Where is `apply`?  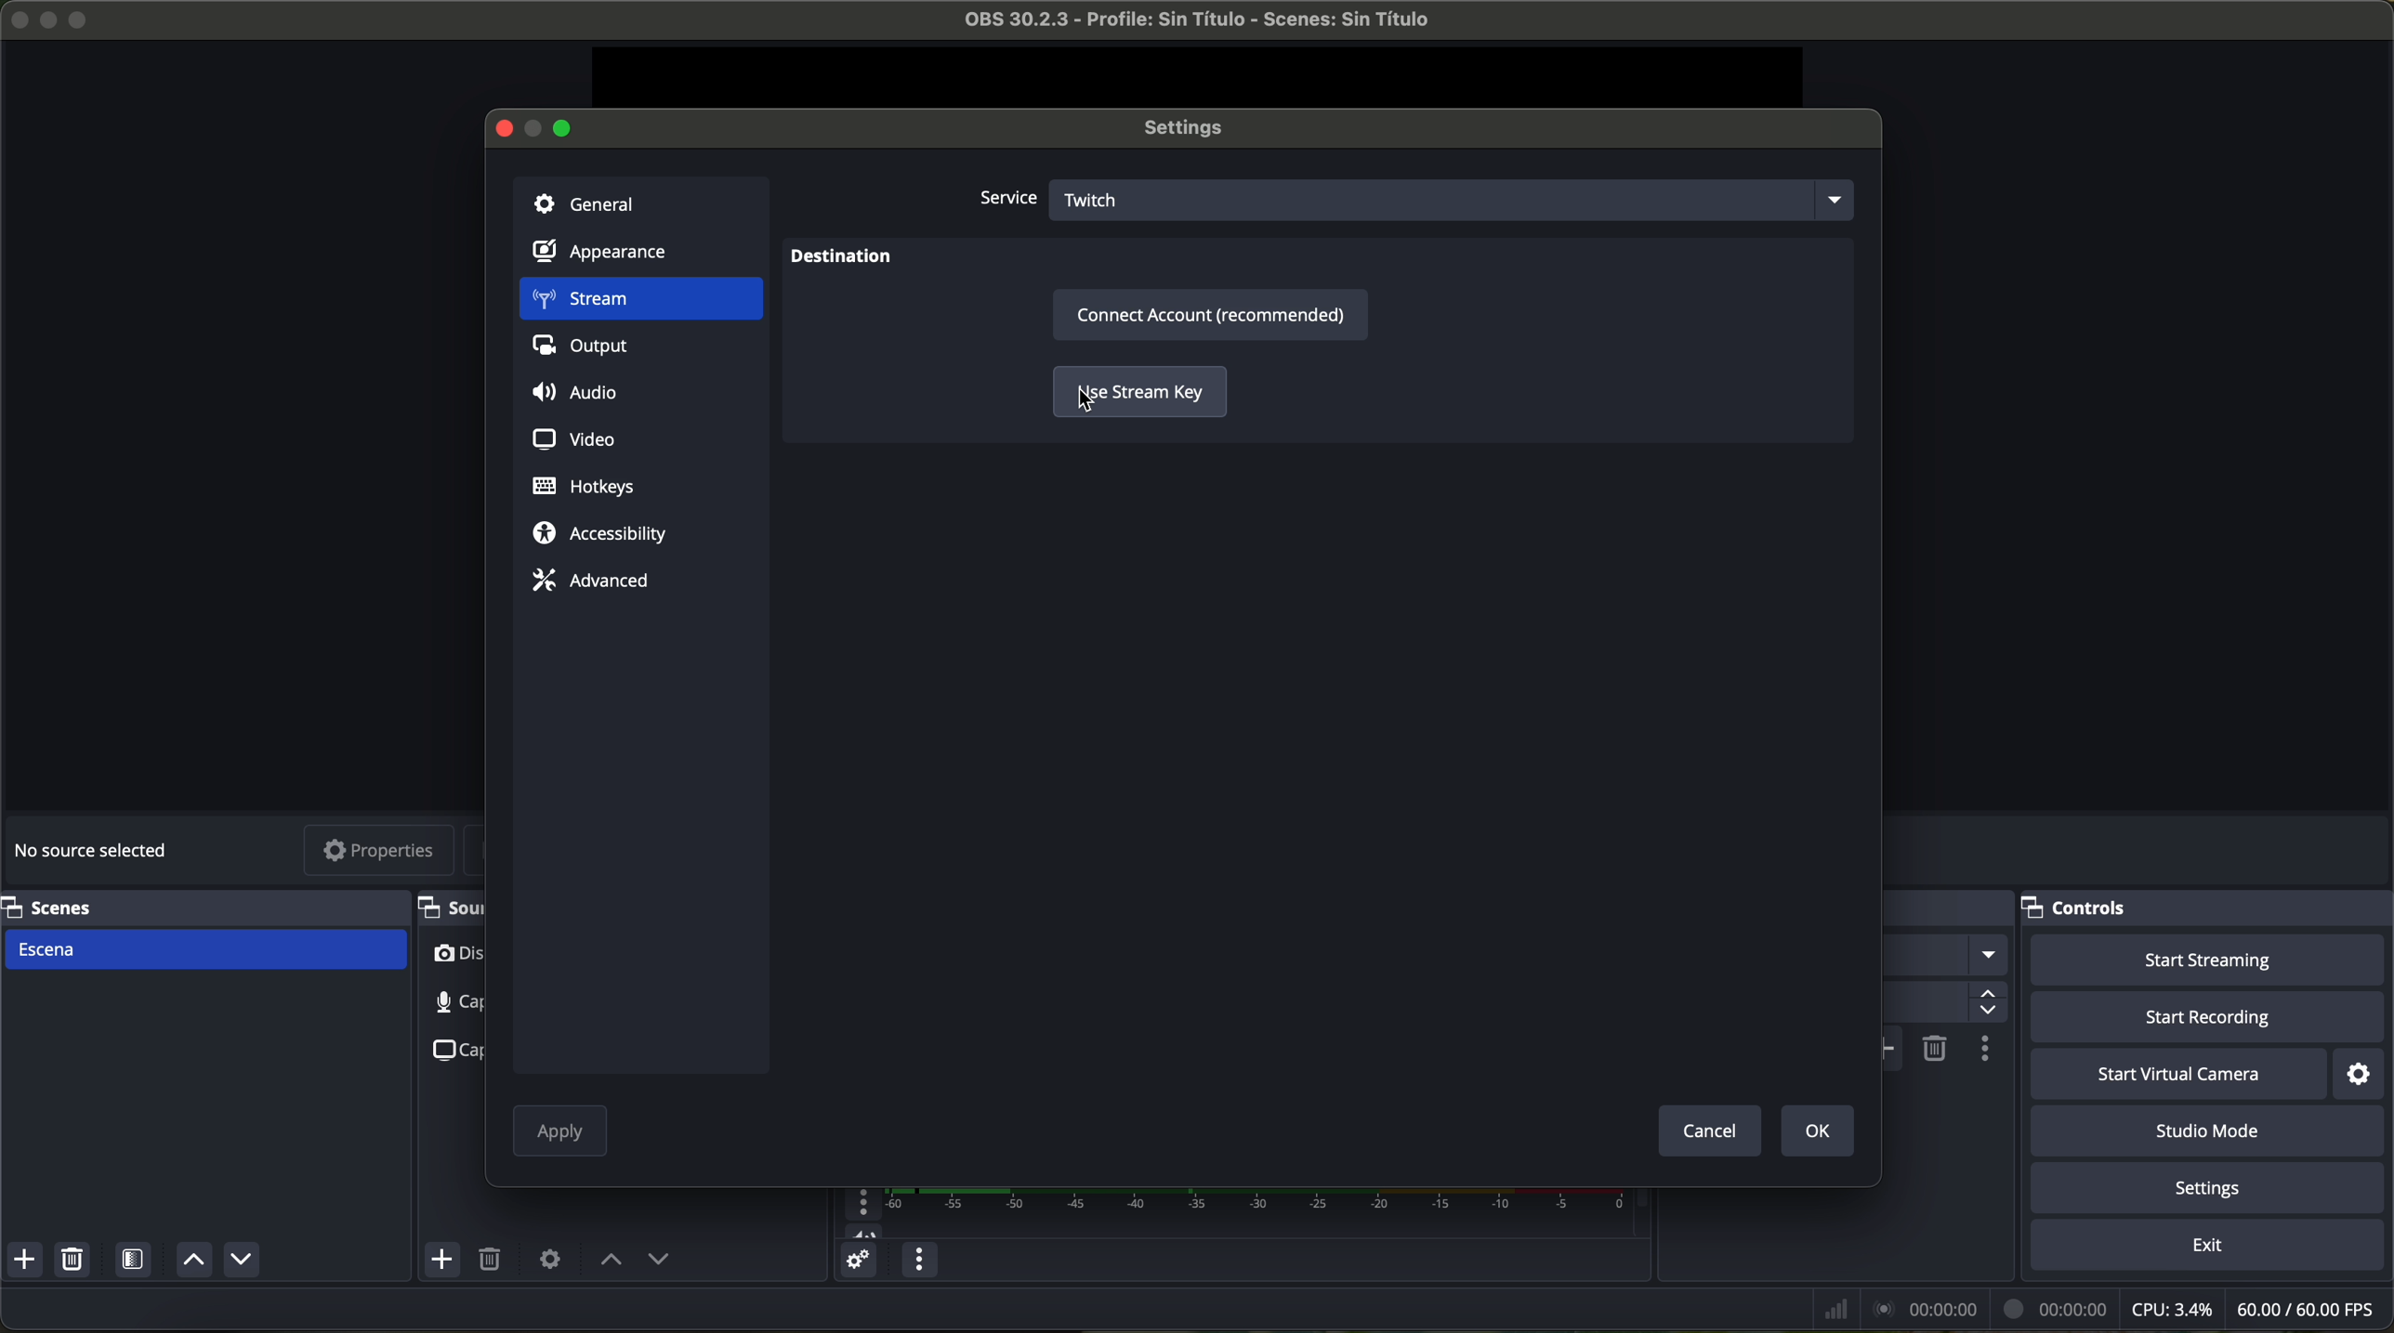 apply is located at coordinates (560, 1134).